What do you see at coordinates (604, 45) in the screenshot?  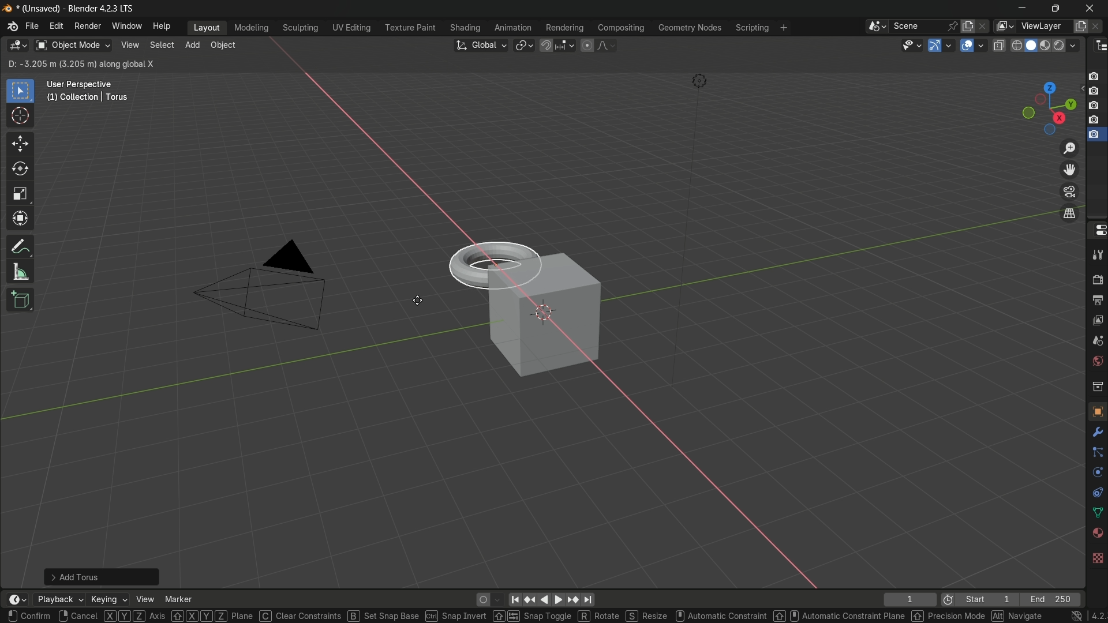 I see `proportional editing fallout` at bounding box center [604, 45].